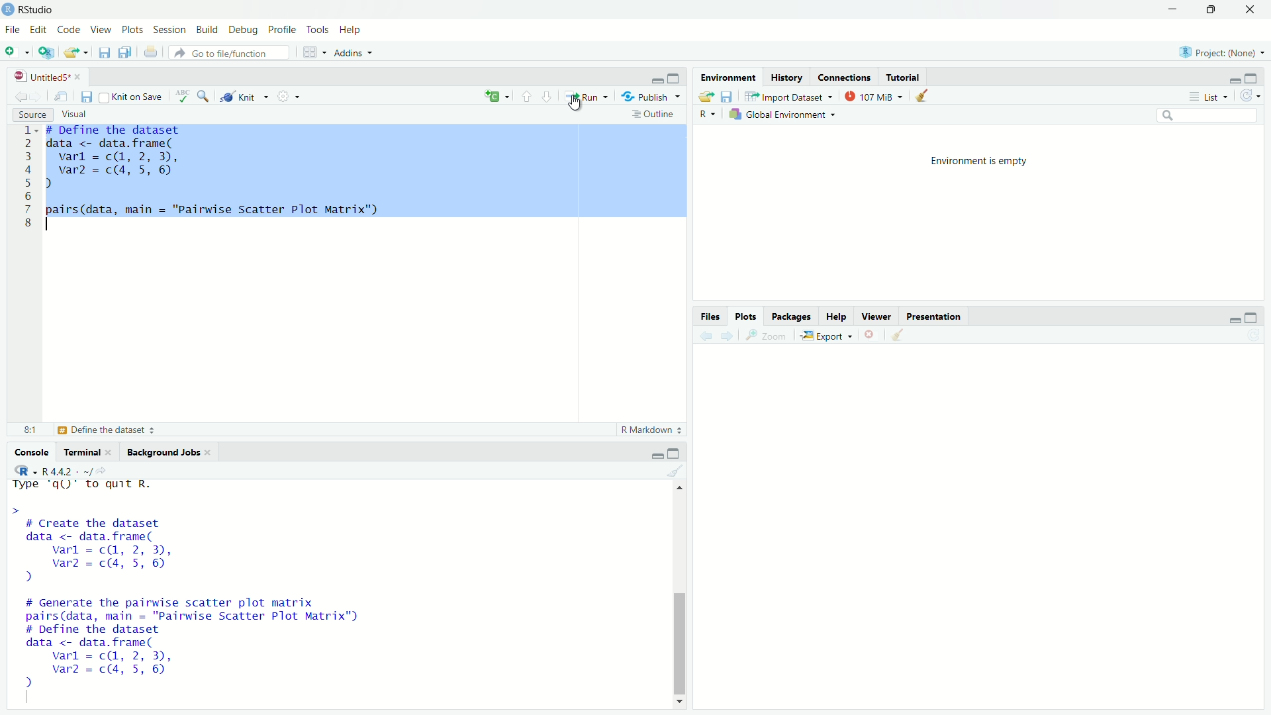 The height and width of the screenshot is (715, 1271). What do you see at coordinates (32, 114) in the screenshot?
I see `Source` at bounding box center [32, 114].